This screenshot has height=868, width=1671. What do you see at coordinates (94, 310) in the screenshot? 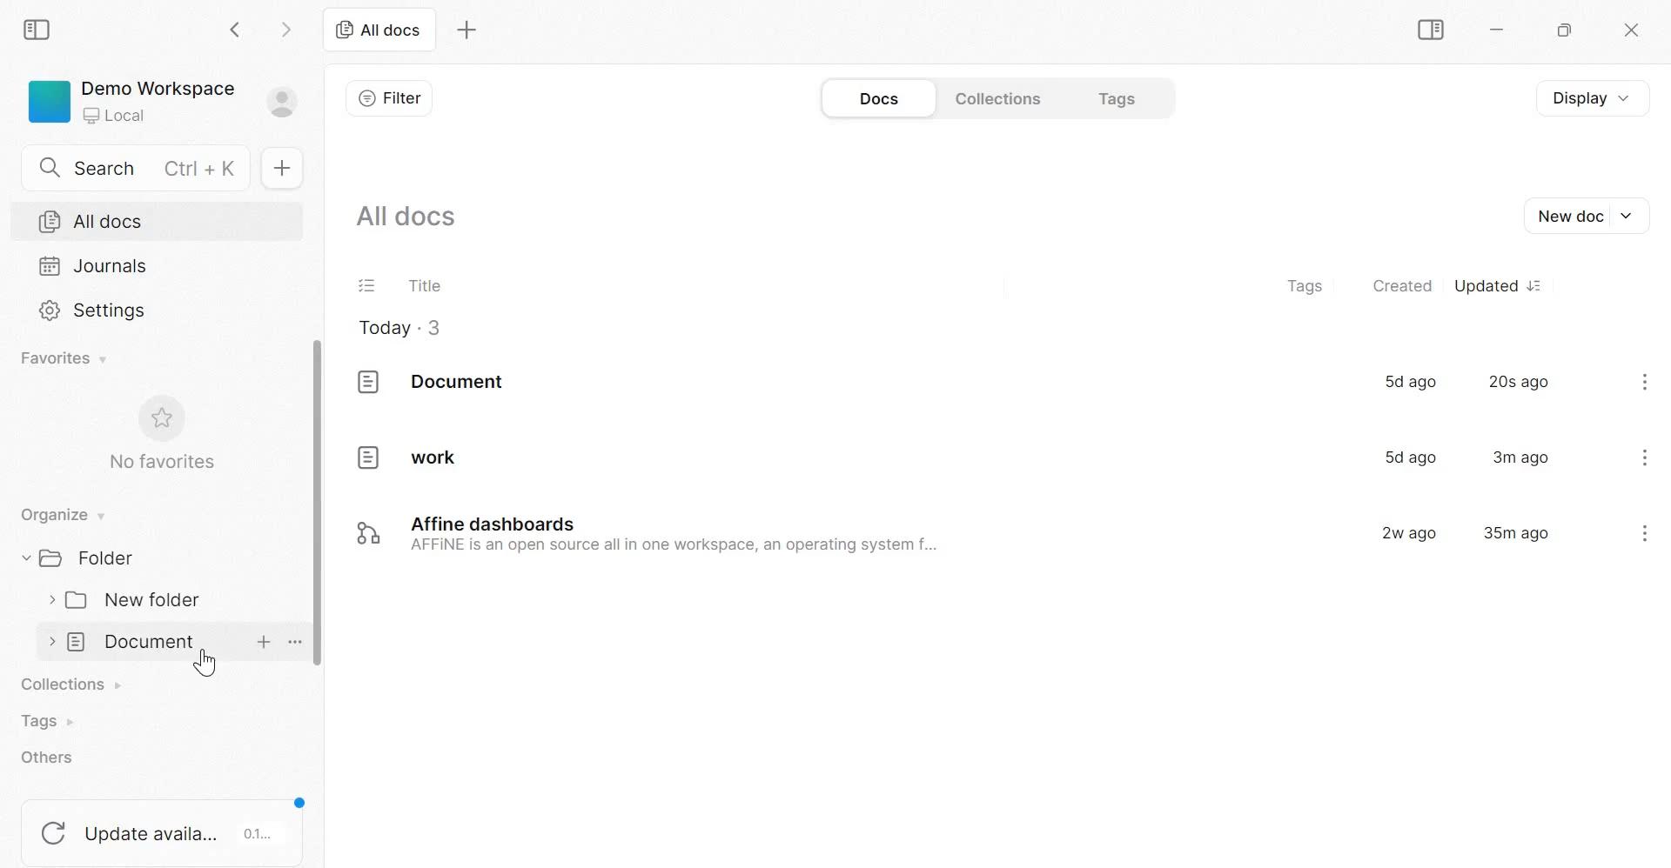
I see `Settings` at bounding box center [94, 310].